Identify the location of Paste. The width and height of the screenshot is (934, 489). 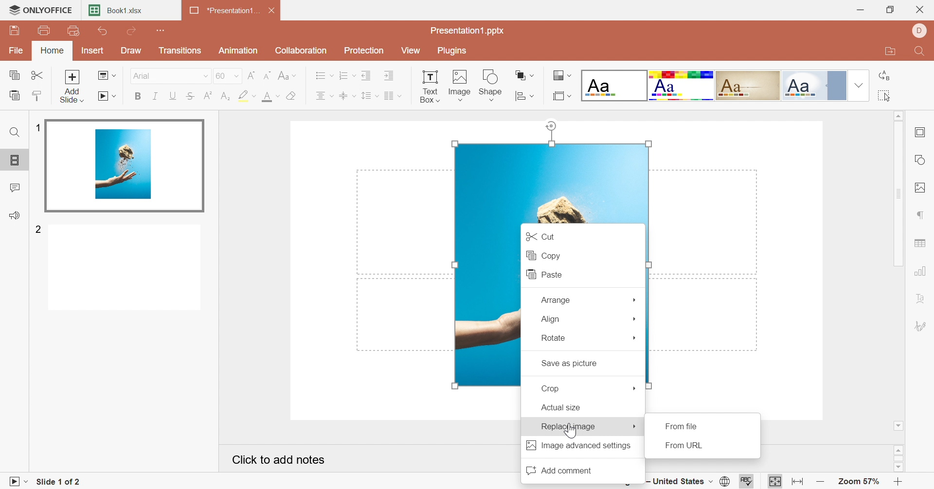
(14, 95).